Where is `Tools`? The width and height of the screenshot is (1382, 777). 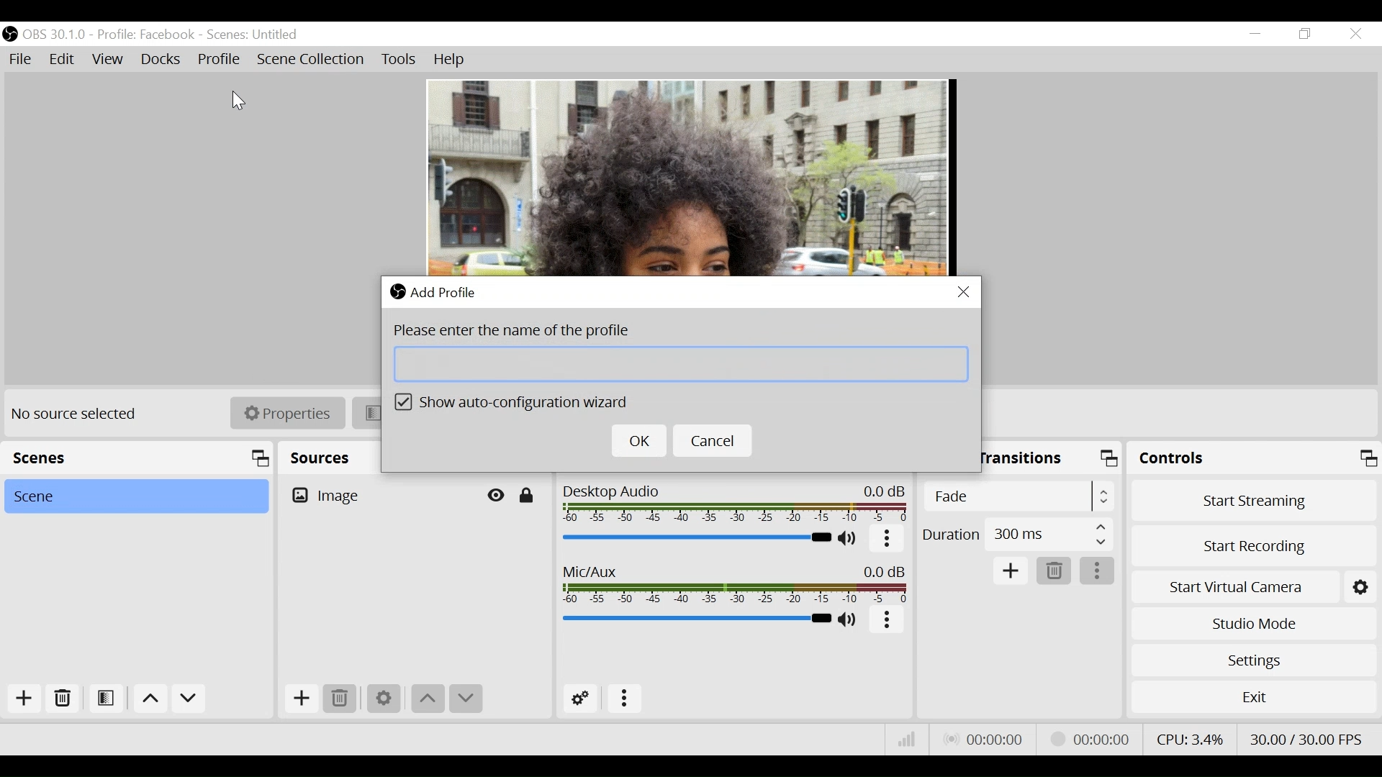
Tools is located at coordinates (399, 61).